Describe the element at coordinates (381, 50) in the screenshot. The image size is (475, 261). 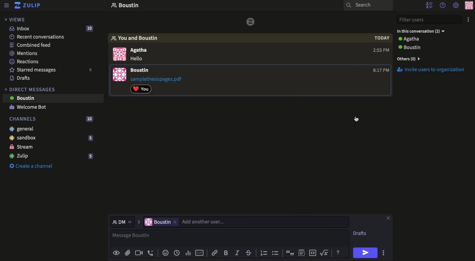
I see `2:53 PM` at that location.